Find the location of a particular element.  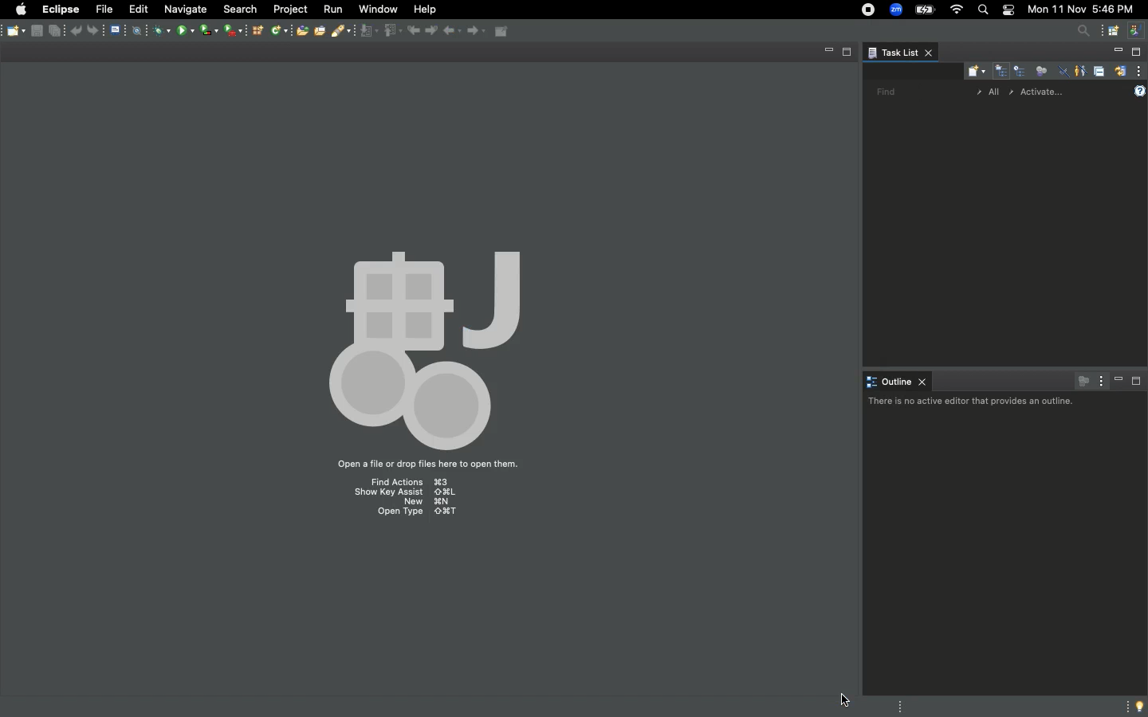

maximize is located at coordinates (849, 55).